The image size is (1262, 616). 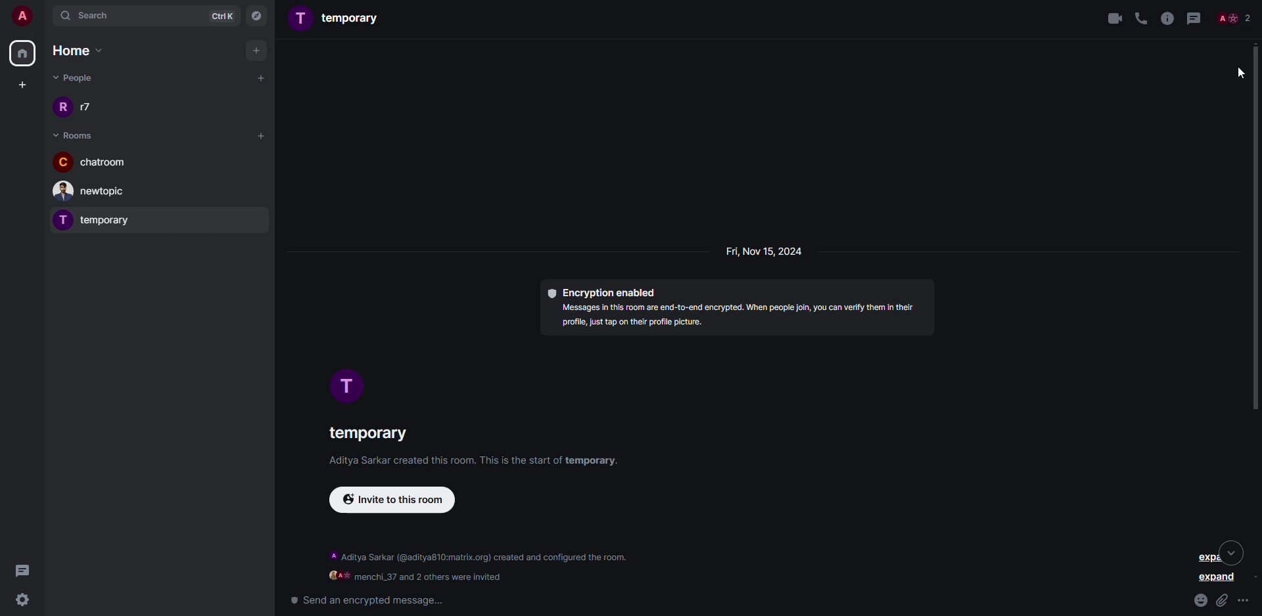 What do you see at coordinates (78, 79) in the screenshot?
I see `people` at bounding box center [78, 79].